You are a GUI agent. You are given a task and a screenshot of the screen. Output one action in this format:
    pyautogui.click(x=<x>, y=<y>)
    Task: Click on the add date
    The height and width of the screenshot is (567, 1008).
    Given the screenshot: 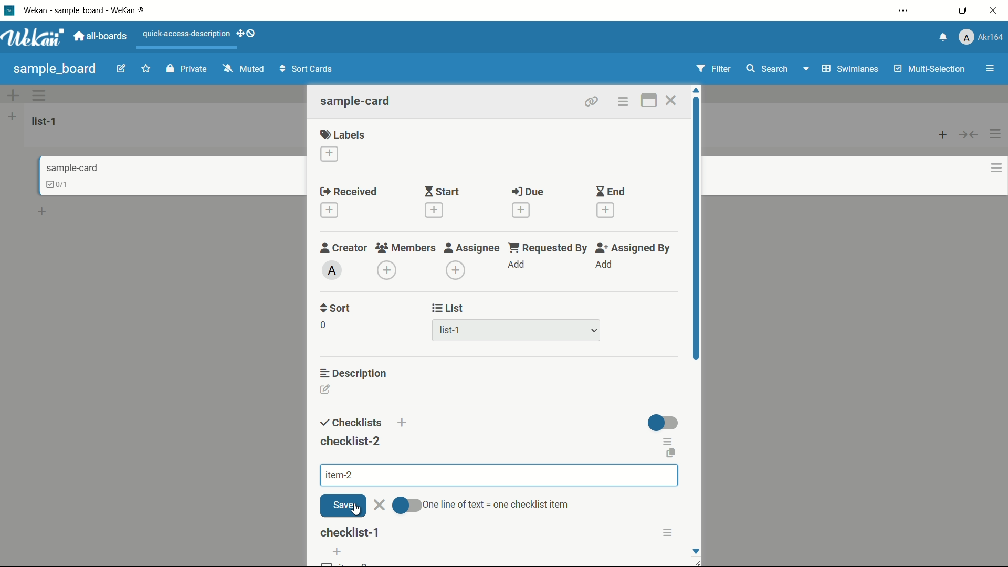 What is the action you would take?
    pyautogui.click(x=433, y=210)
    